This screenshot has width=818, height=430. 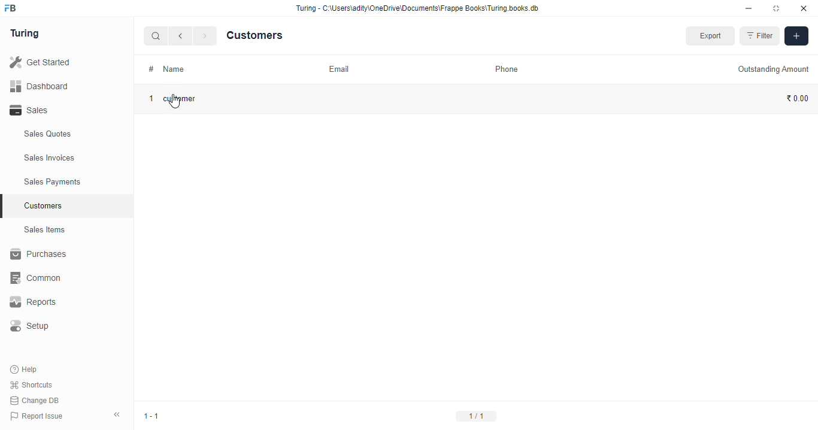 What do you see at coordinates (60, 278) in the screenshot?
I see `‘Common` at bounding box center [60, 278].